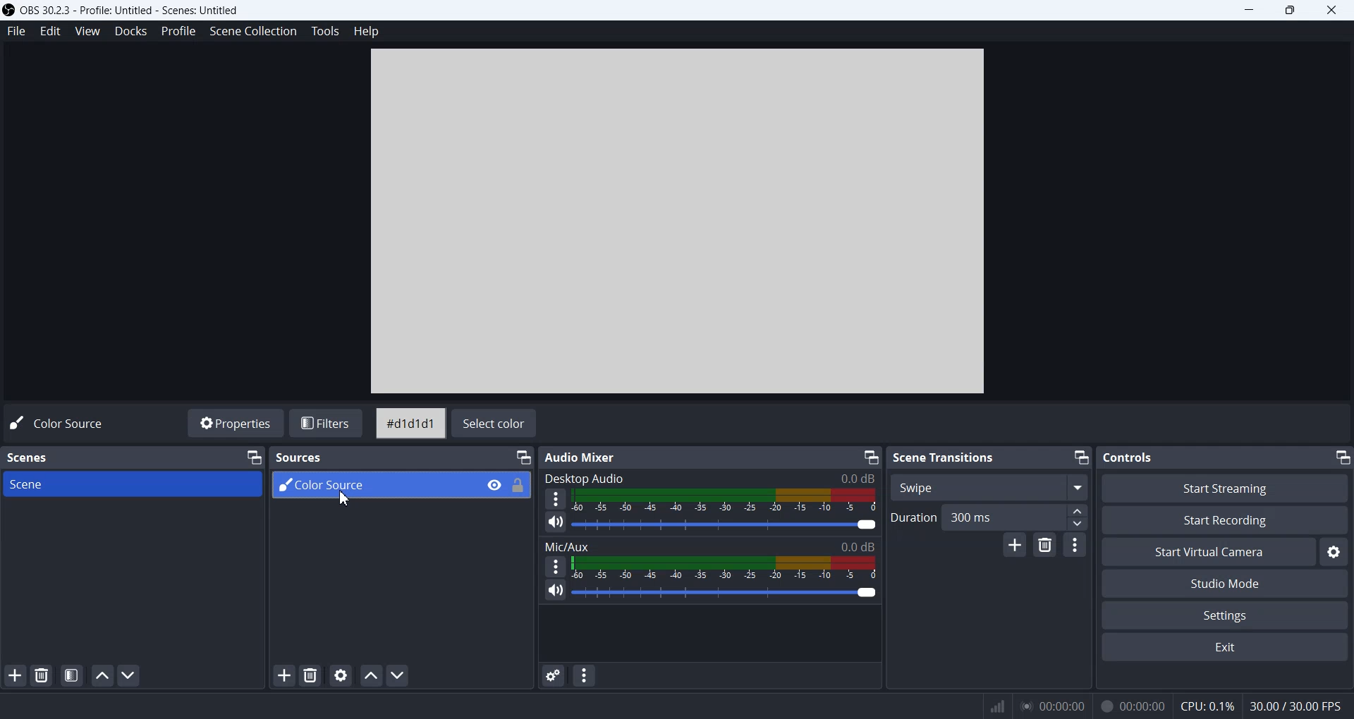  Describe the element at coordinates (130, 30) in the screenshot. I see `Docks` at that location.